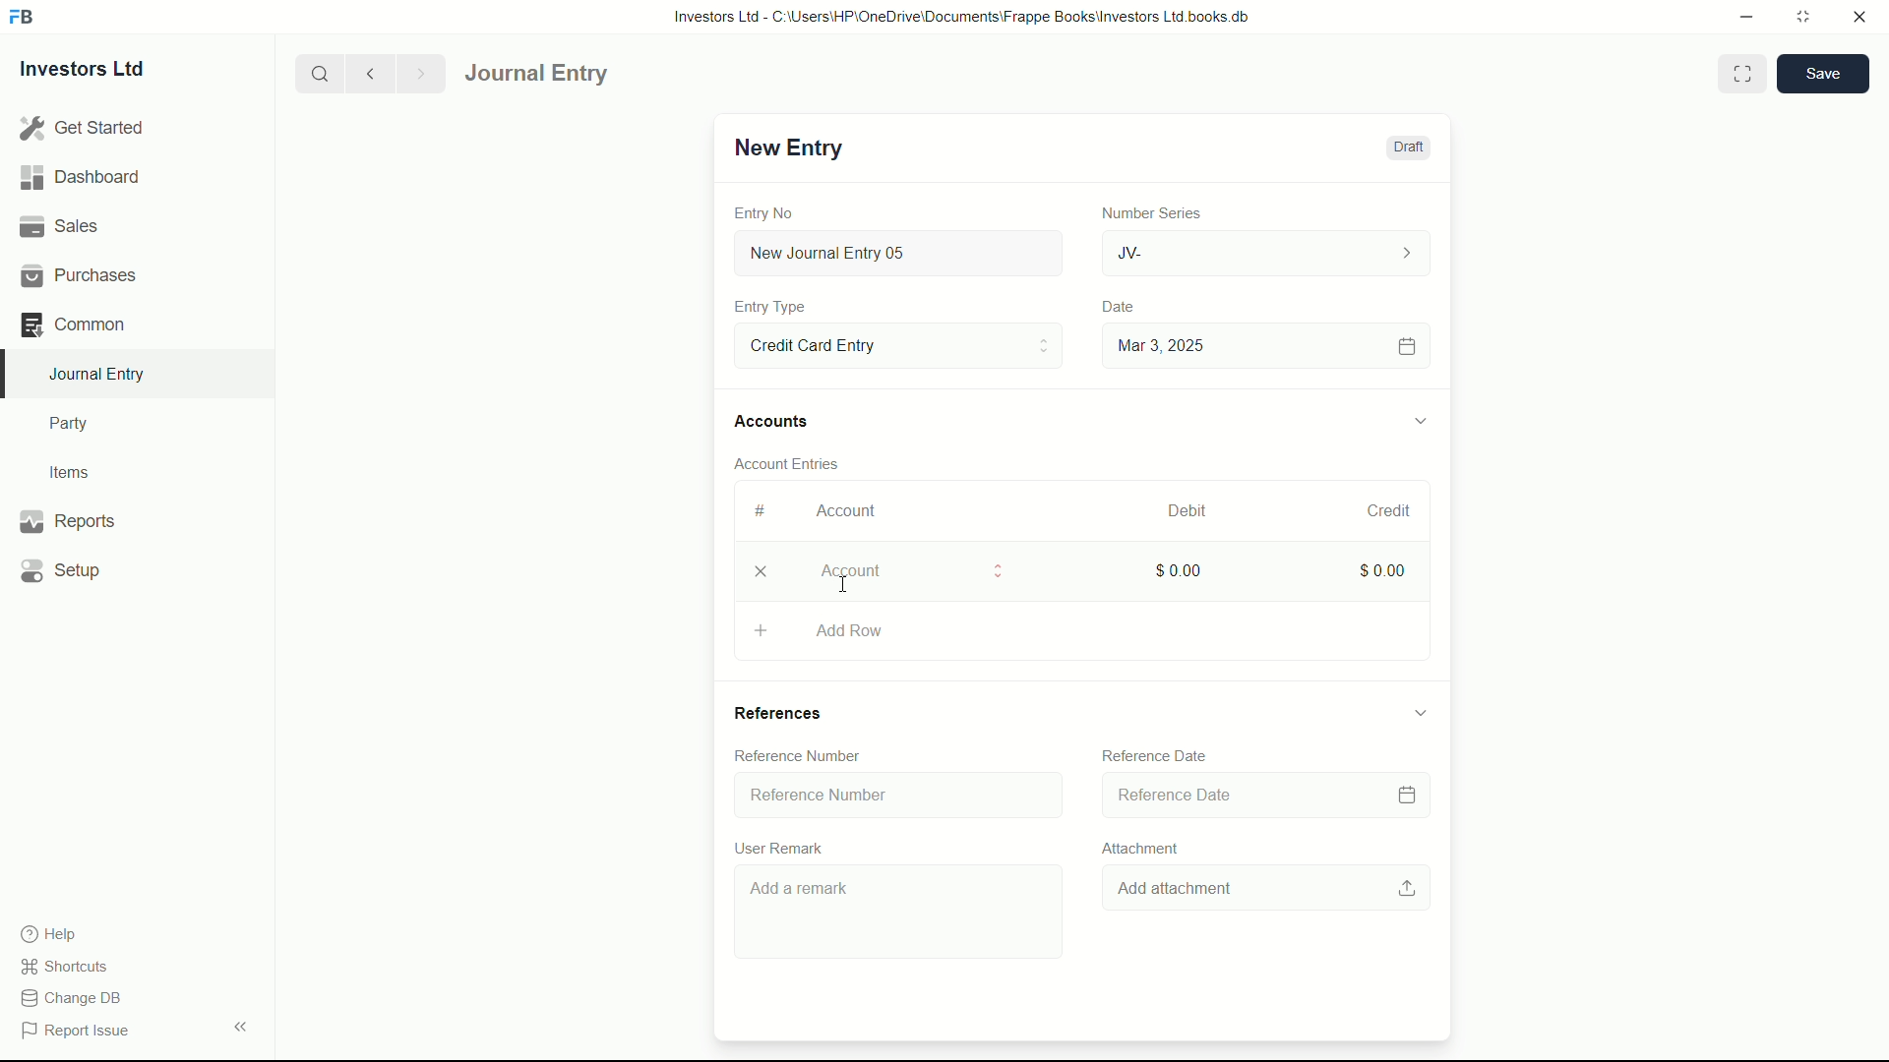 This screenshot has height=1062, width=1889. Describe the element at coordinates (770, 307) in the screenshot. I see `Entry Type` at that location.